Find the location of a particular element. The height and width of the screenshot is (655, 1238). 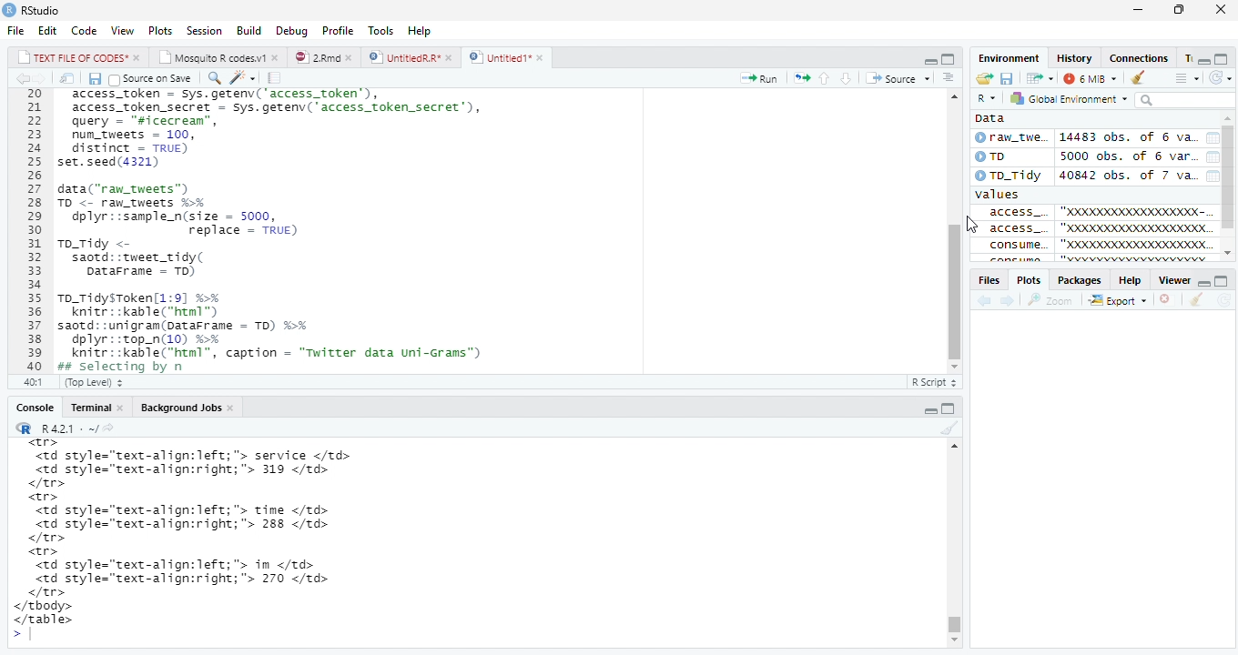

up/down source is located at coordinates (846, 77).